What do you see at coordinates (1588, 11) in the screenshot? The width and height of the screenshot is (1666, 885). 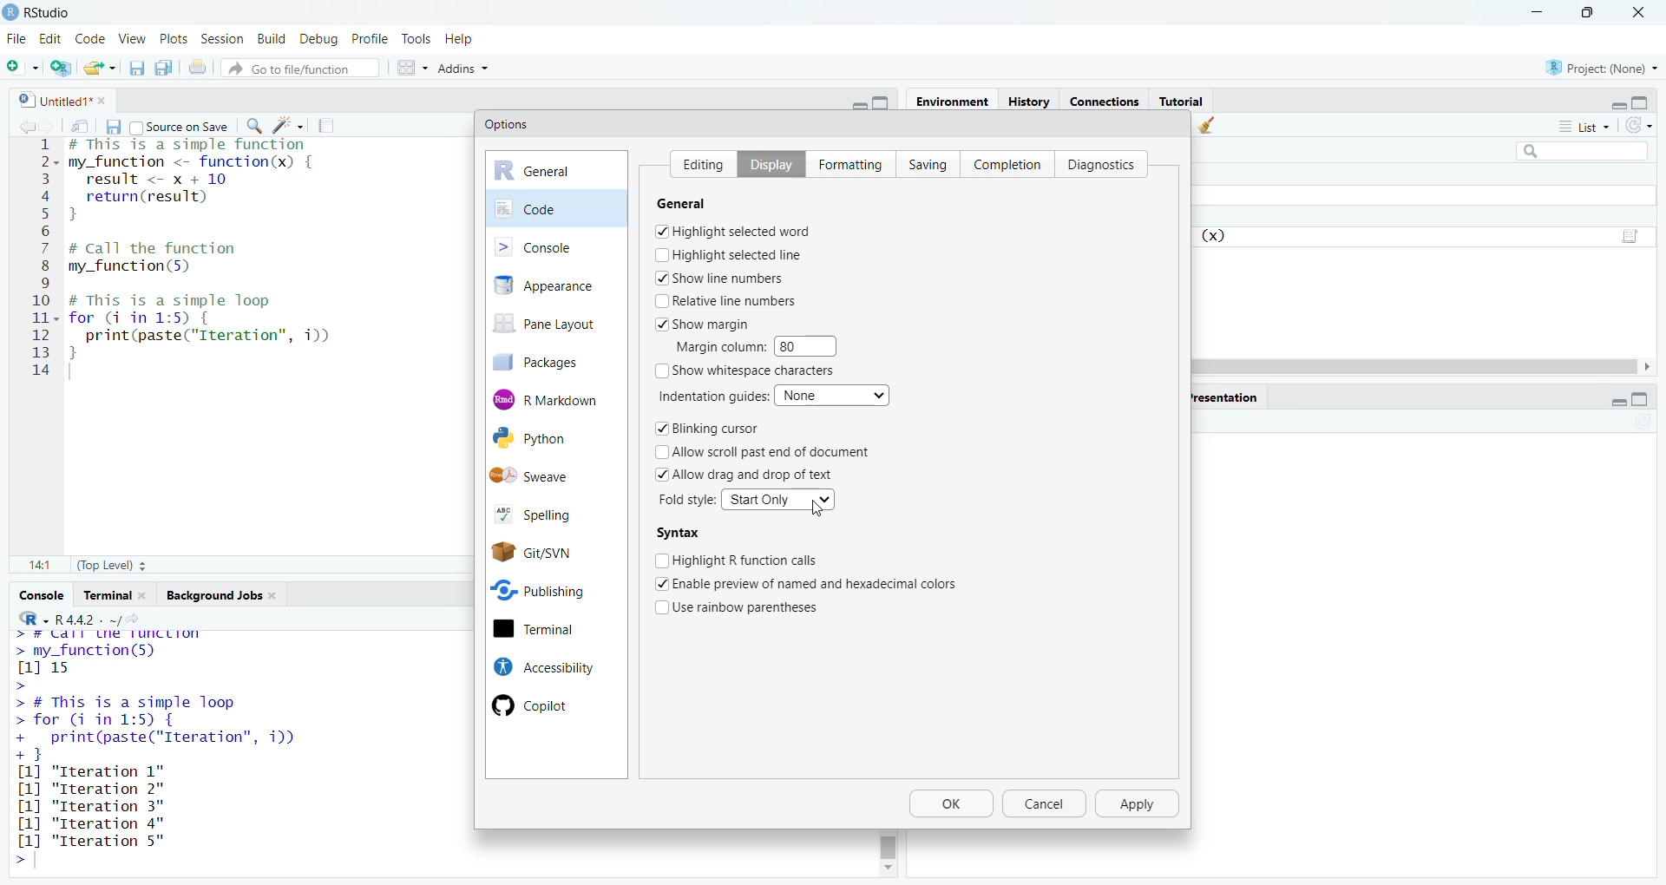 I see `maximize` at bounding box center [1588, 11].